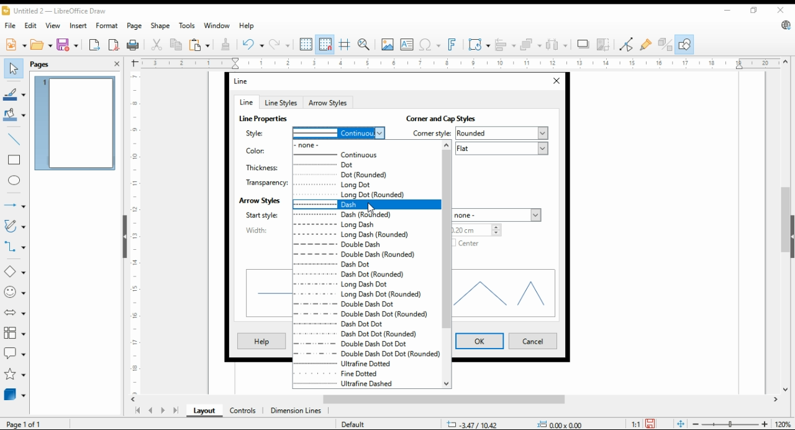  Describe the element at coordinates (306, 44) in the screenshot. I see `show grids` at that location.